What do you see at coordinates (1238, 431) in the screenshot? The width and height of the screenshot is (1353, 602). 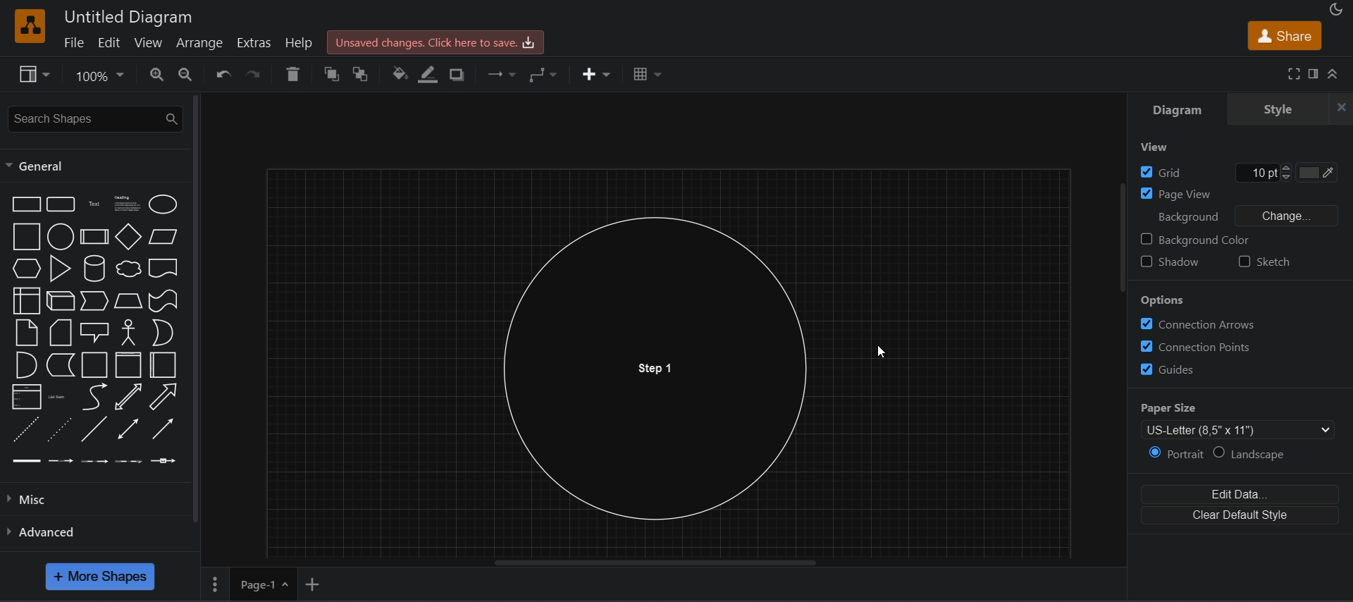 I see `us letter (8.5' x 11')` at bounding box center [1238, 431].